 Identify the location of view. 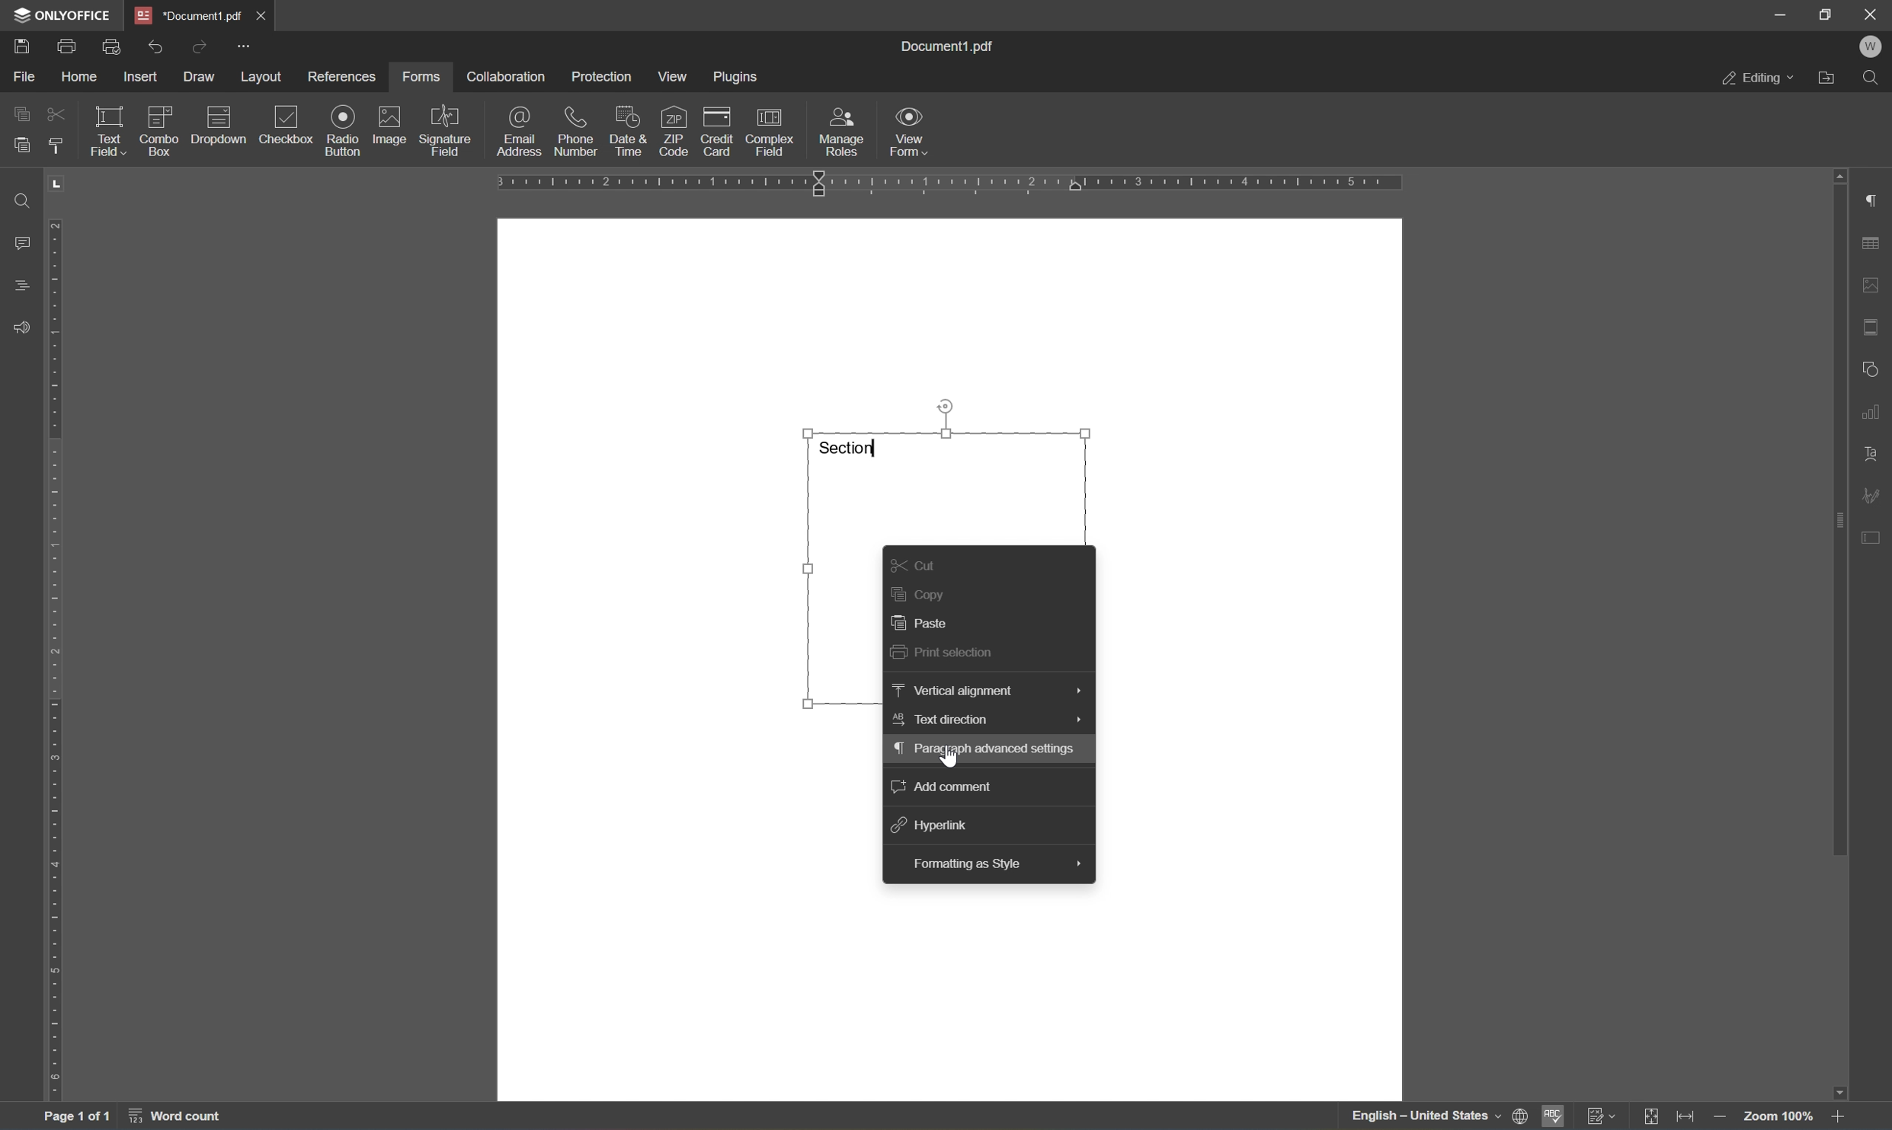
(677, 76).